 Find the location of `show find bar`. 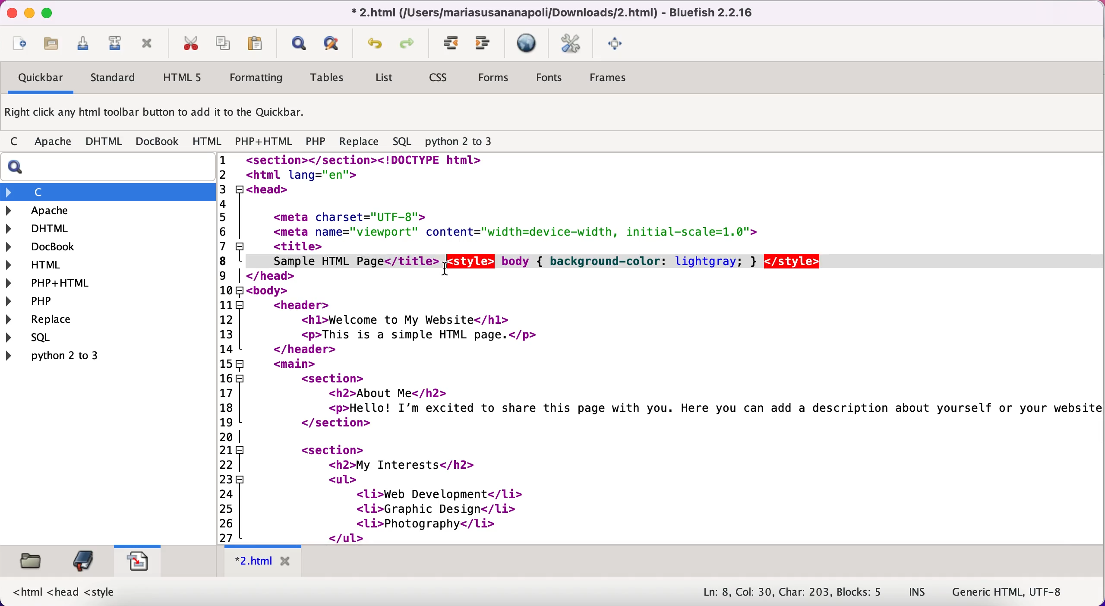

show find bar is located at coordinates (298, 44).